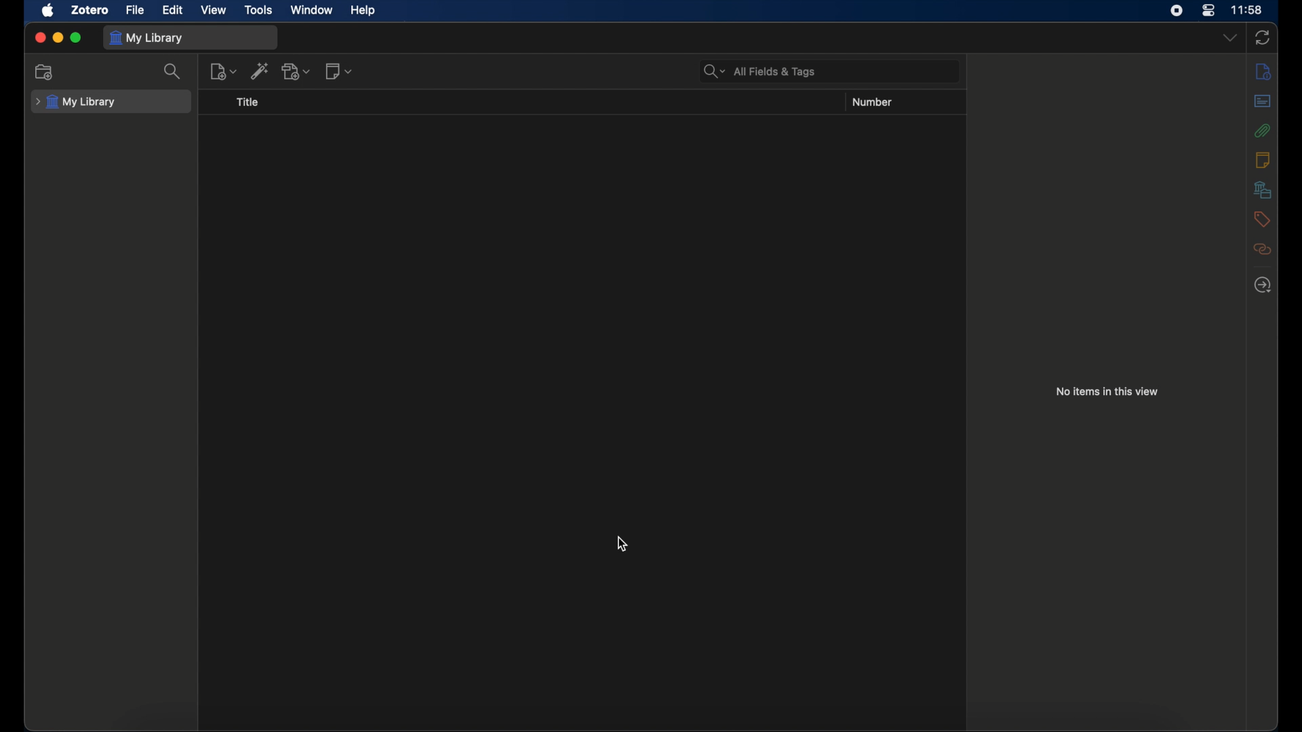  I want to click on window, so click(313, 10).